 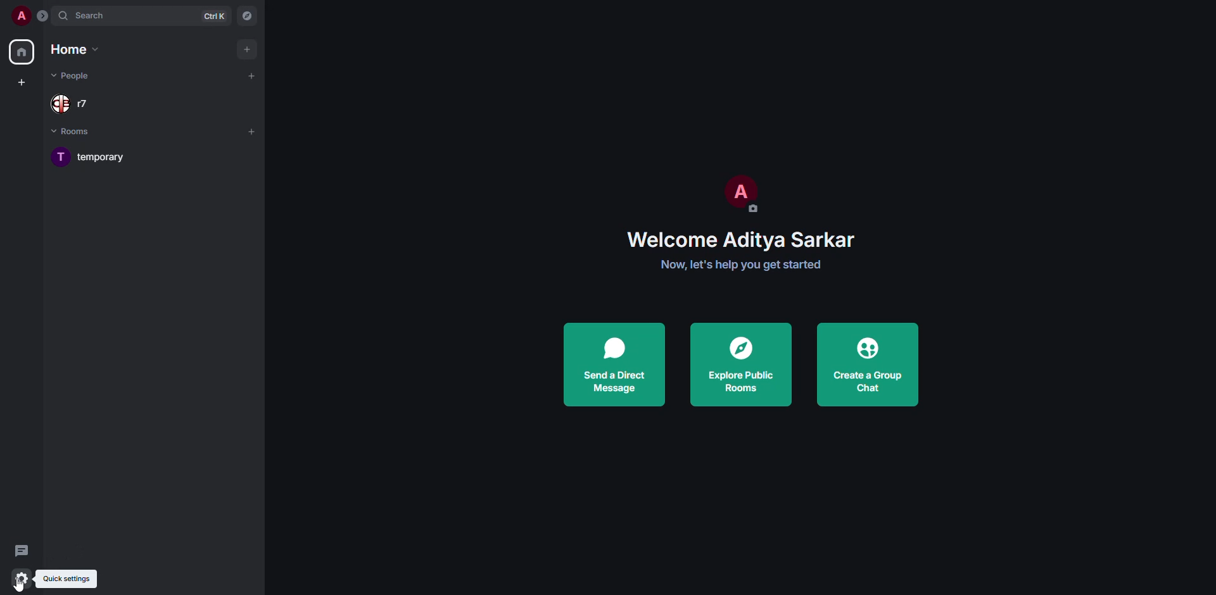 What do you see at coordinates (742, 240) in the screenshot?
I see `welcome` at bounding box center [742, 240].